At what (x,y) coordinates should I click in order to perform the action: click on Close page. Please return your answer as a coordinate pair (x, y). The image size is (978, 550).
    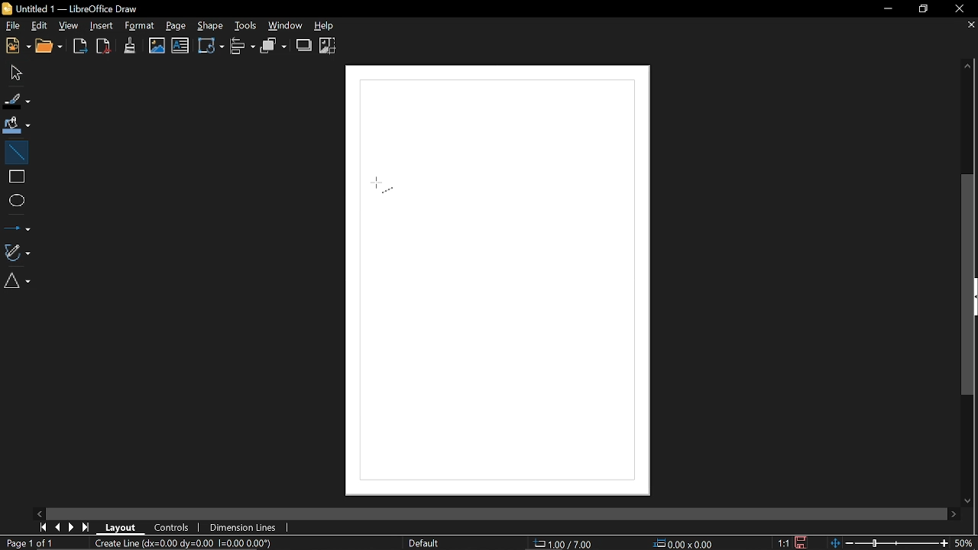
    Looking at the image, I should click on (967, 26).